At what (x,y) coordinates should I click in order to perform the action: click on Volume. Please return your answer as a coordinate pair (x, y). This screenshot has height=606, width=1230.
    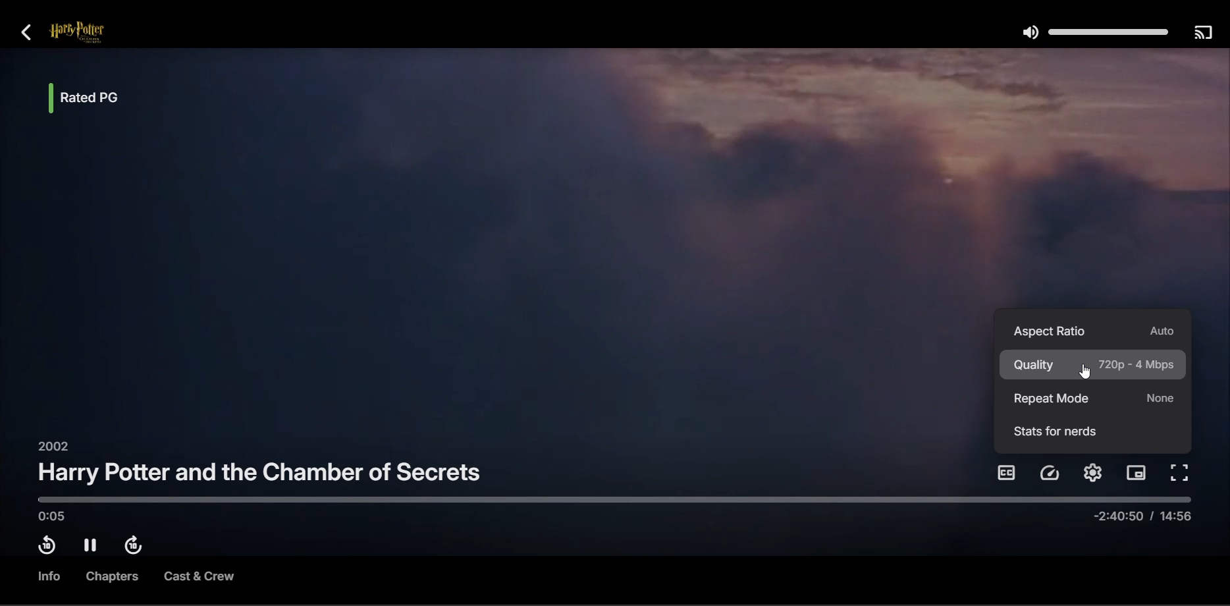
    Looking at the image, I should click on (1092, 32).